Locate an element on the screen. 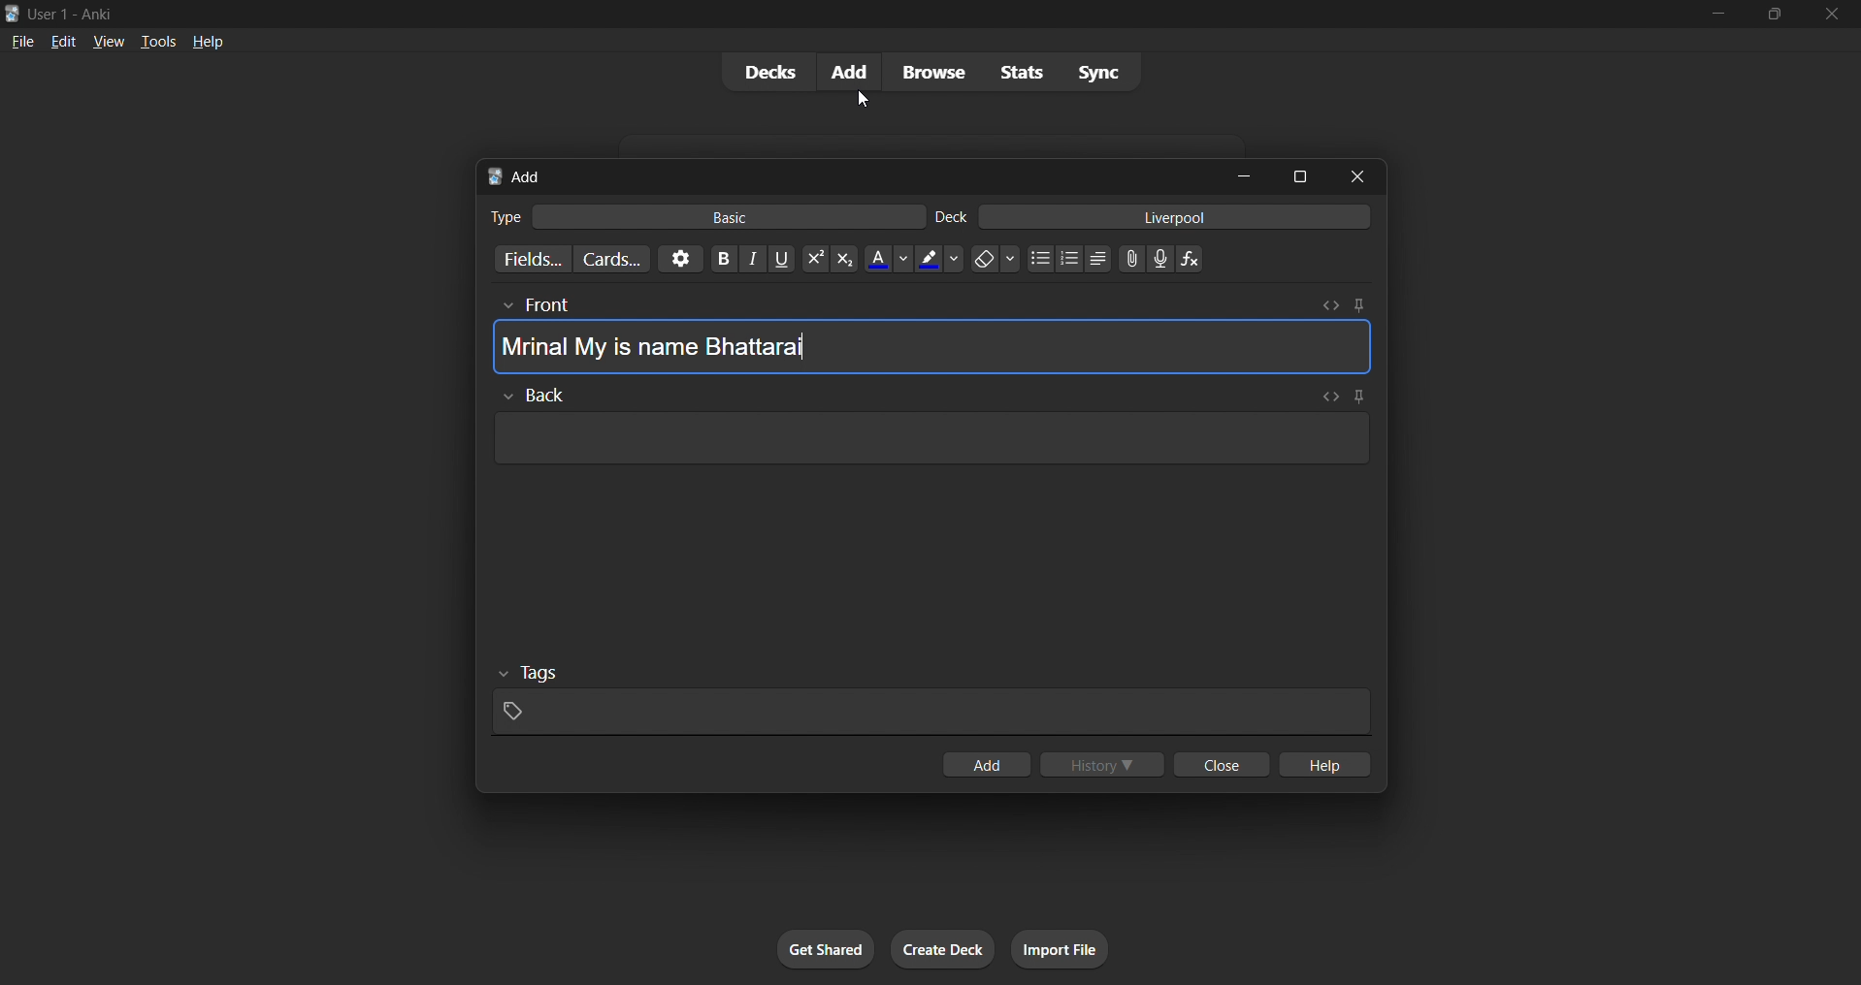  text color is located at coordinates (886, 261).